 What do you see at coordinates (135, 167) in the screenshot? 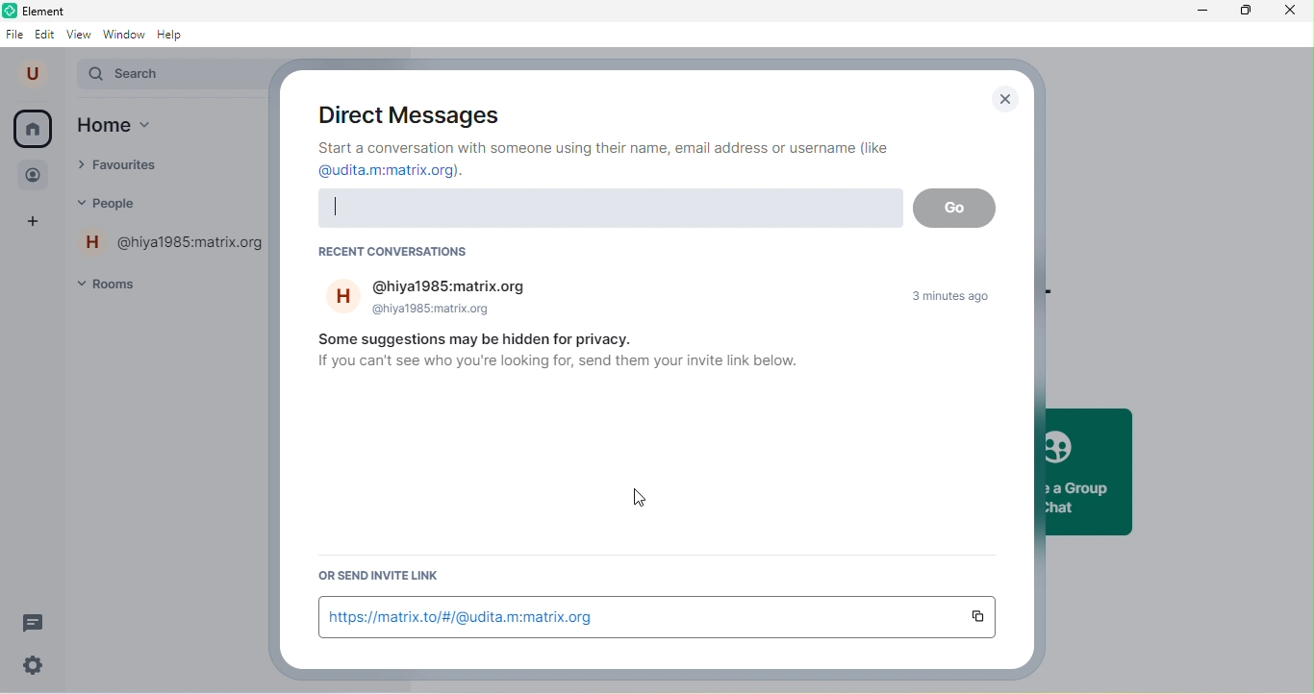
I see `favourites` at bounding box center [135, 167].